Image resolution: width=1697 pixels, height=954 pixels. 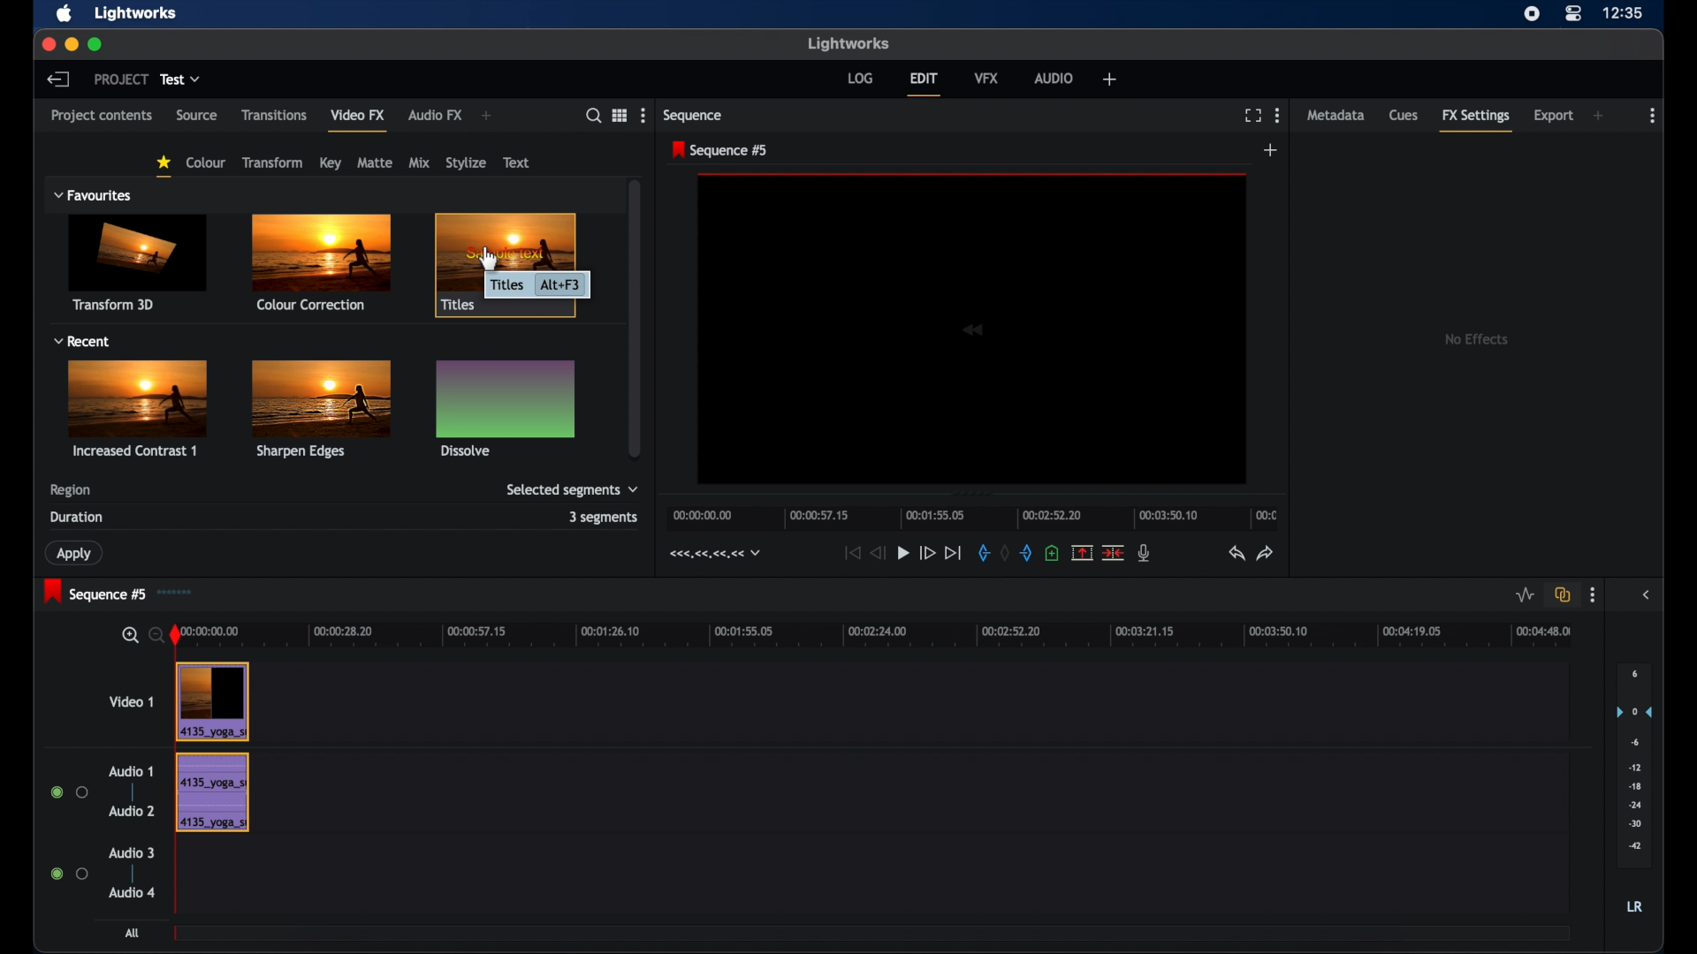 I want to click on video icon, so click(x=972, y=329).